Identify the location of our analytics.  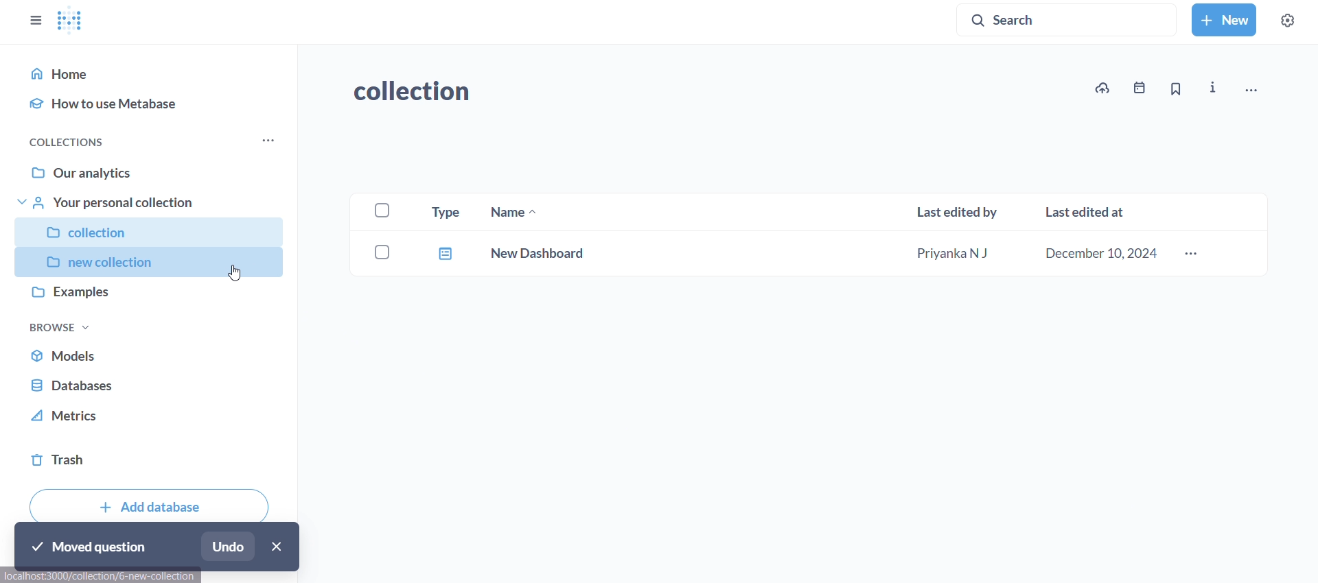
(152, 169).